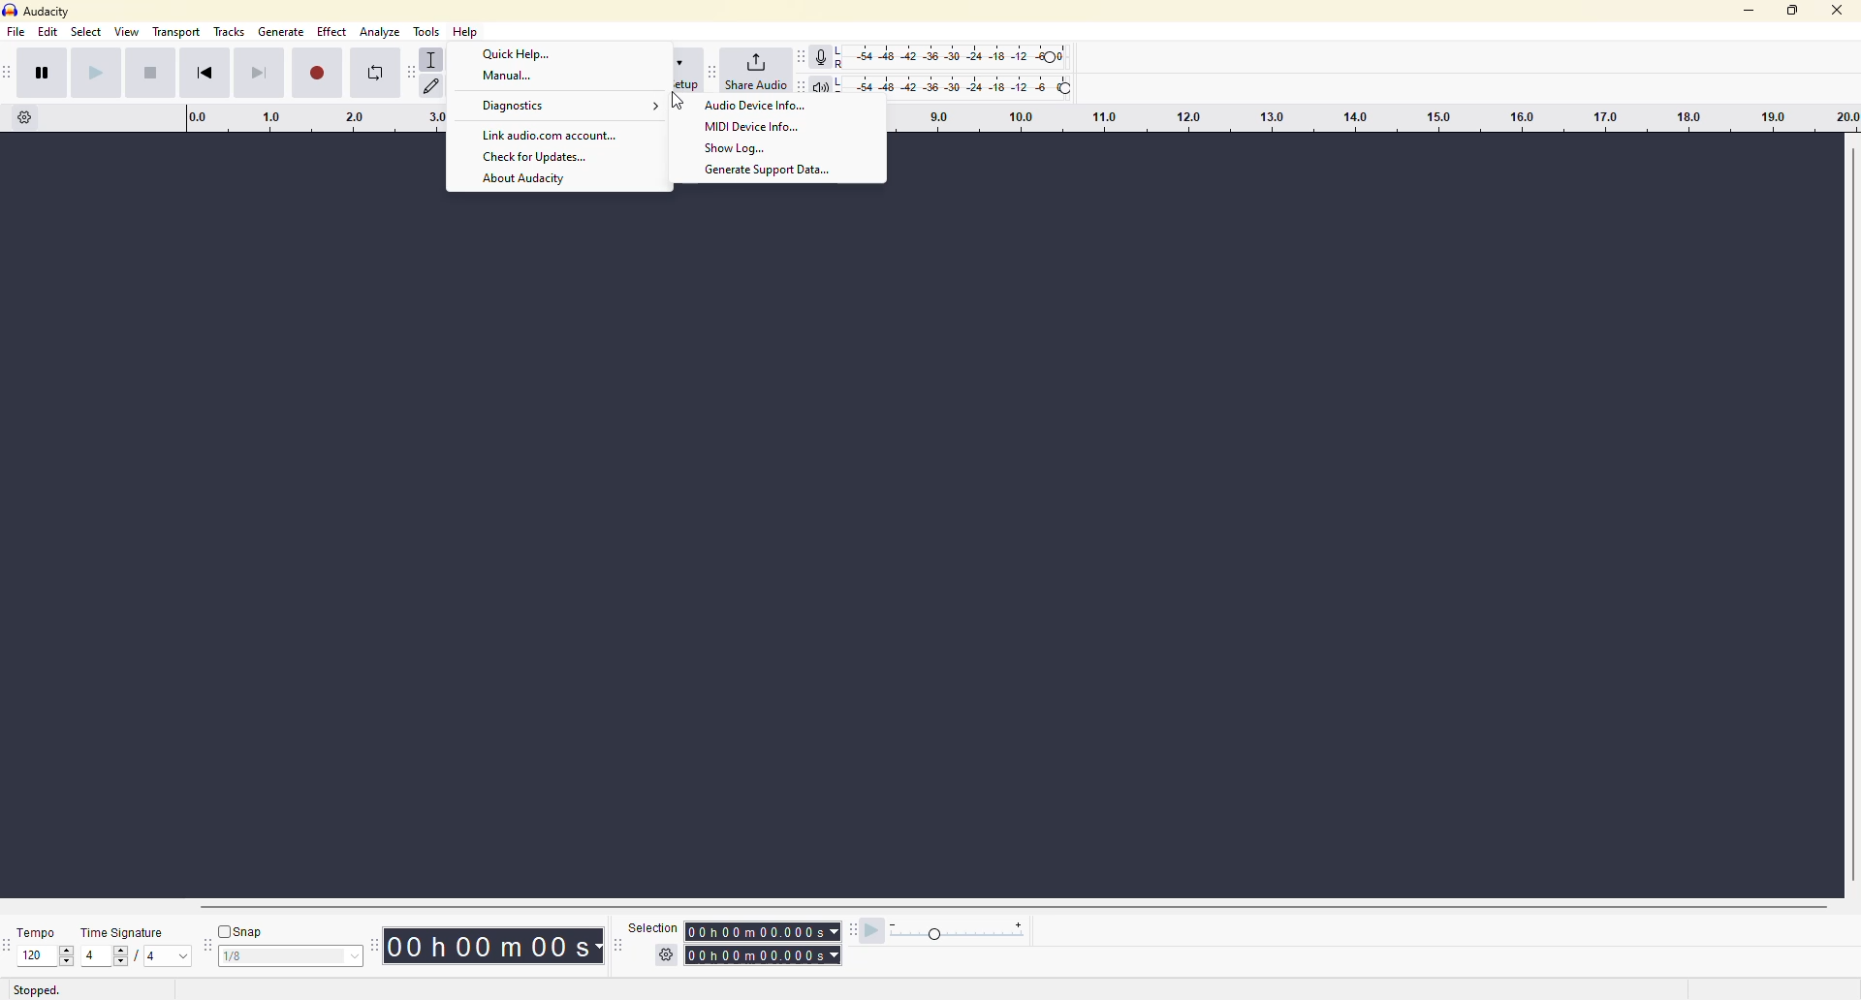  What do you see at coordinates (684, 71) in the screenshot?
I see `Audio setup` at bounding box center [684, 71].